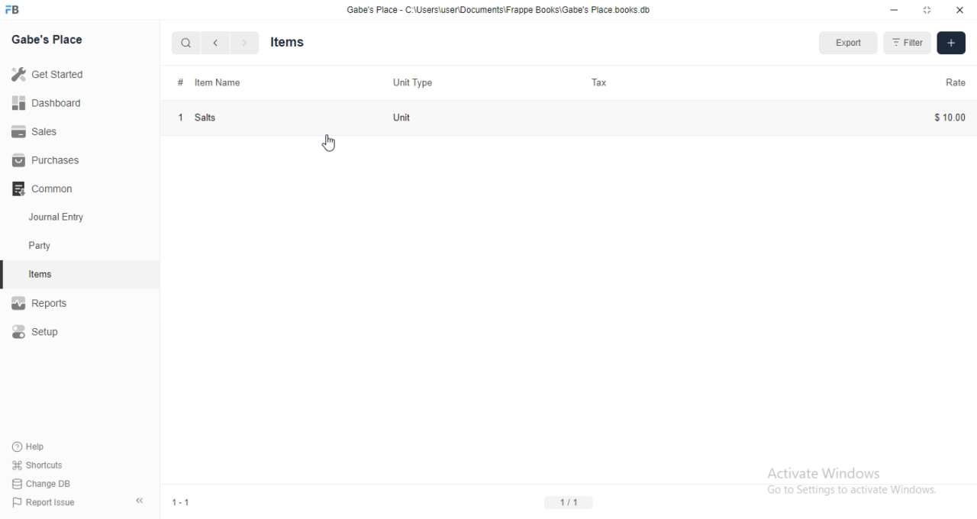 The image size is (977, 519). Describe the element at coordinates (35, 446) in the screenshot. I see `Help` at that location.